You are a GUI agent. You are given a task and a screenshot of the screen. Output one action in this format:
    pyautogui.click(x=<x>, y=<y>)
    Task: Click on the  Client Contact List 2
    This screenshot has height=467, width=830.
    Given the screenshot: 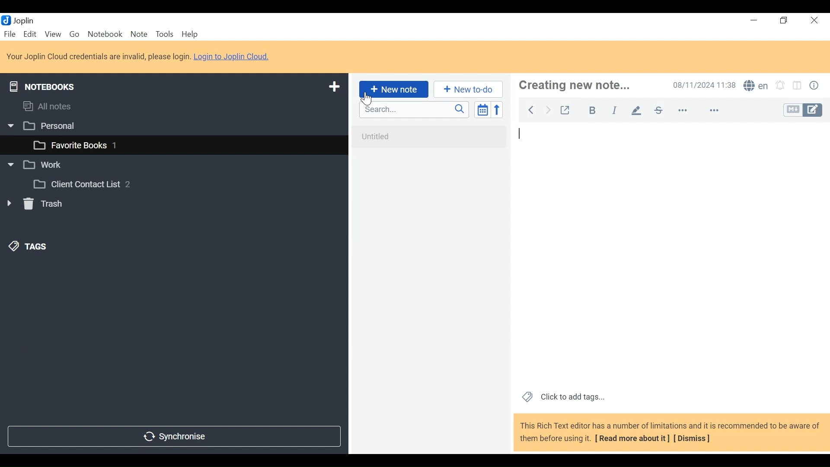 What is the action you would take?
    pyautogui.click(x=80, y=184)
    